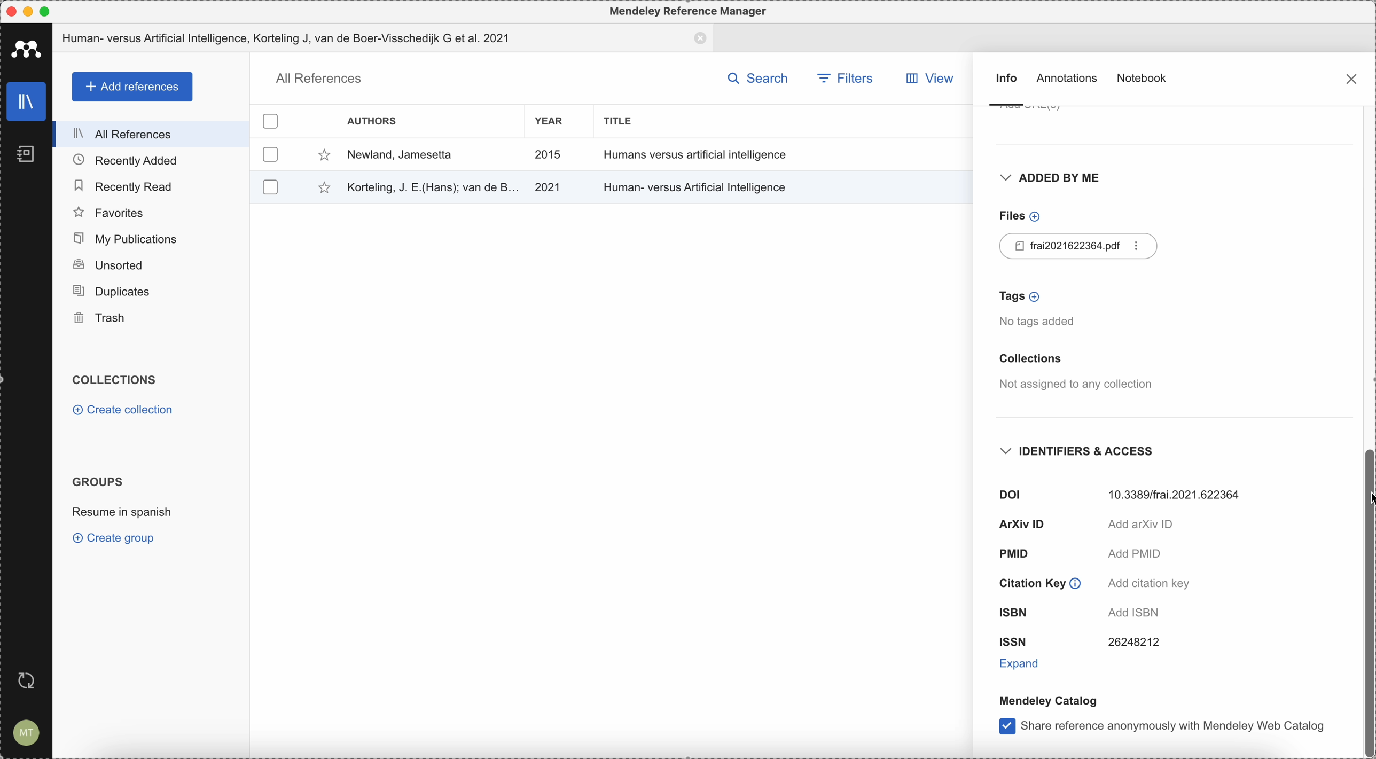  What do you see at coordinates (1079, 643) in the screenshot?
I see `ISSN 26248212` at bounding box center [1079, 643].